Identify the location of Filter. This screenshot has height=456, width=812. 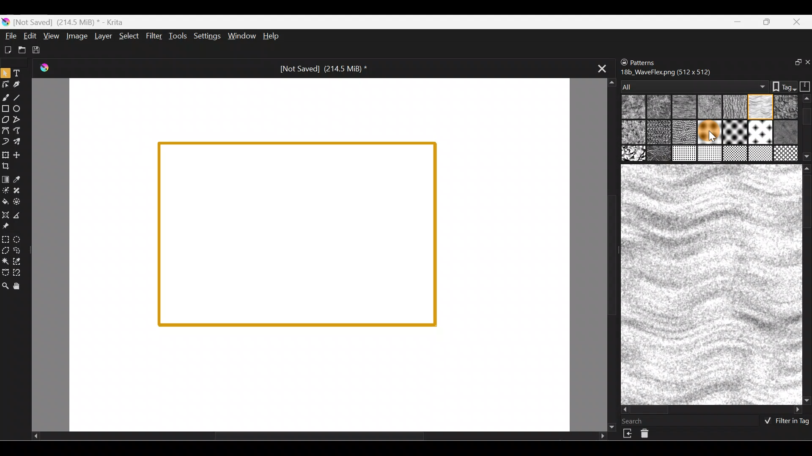
(154, 35).